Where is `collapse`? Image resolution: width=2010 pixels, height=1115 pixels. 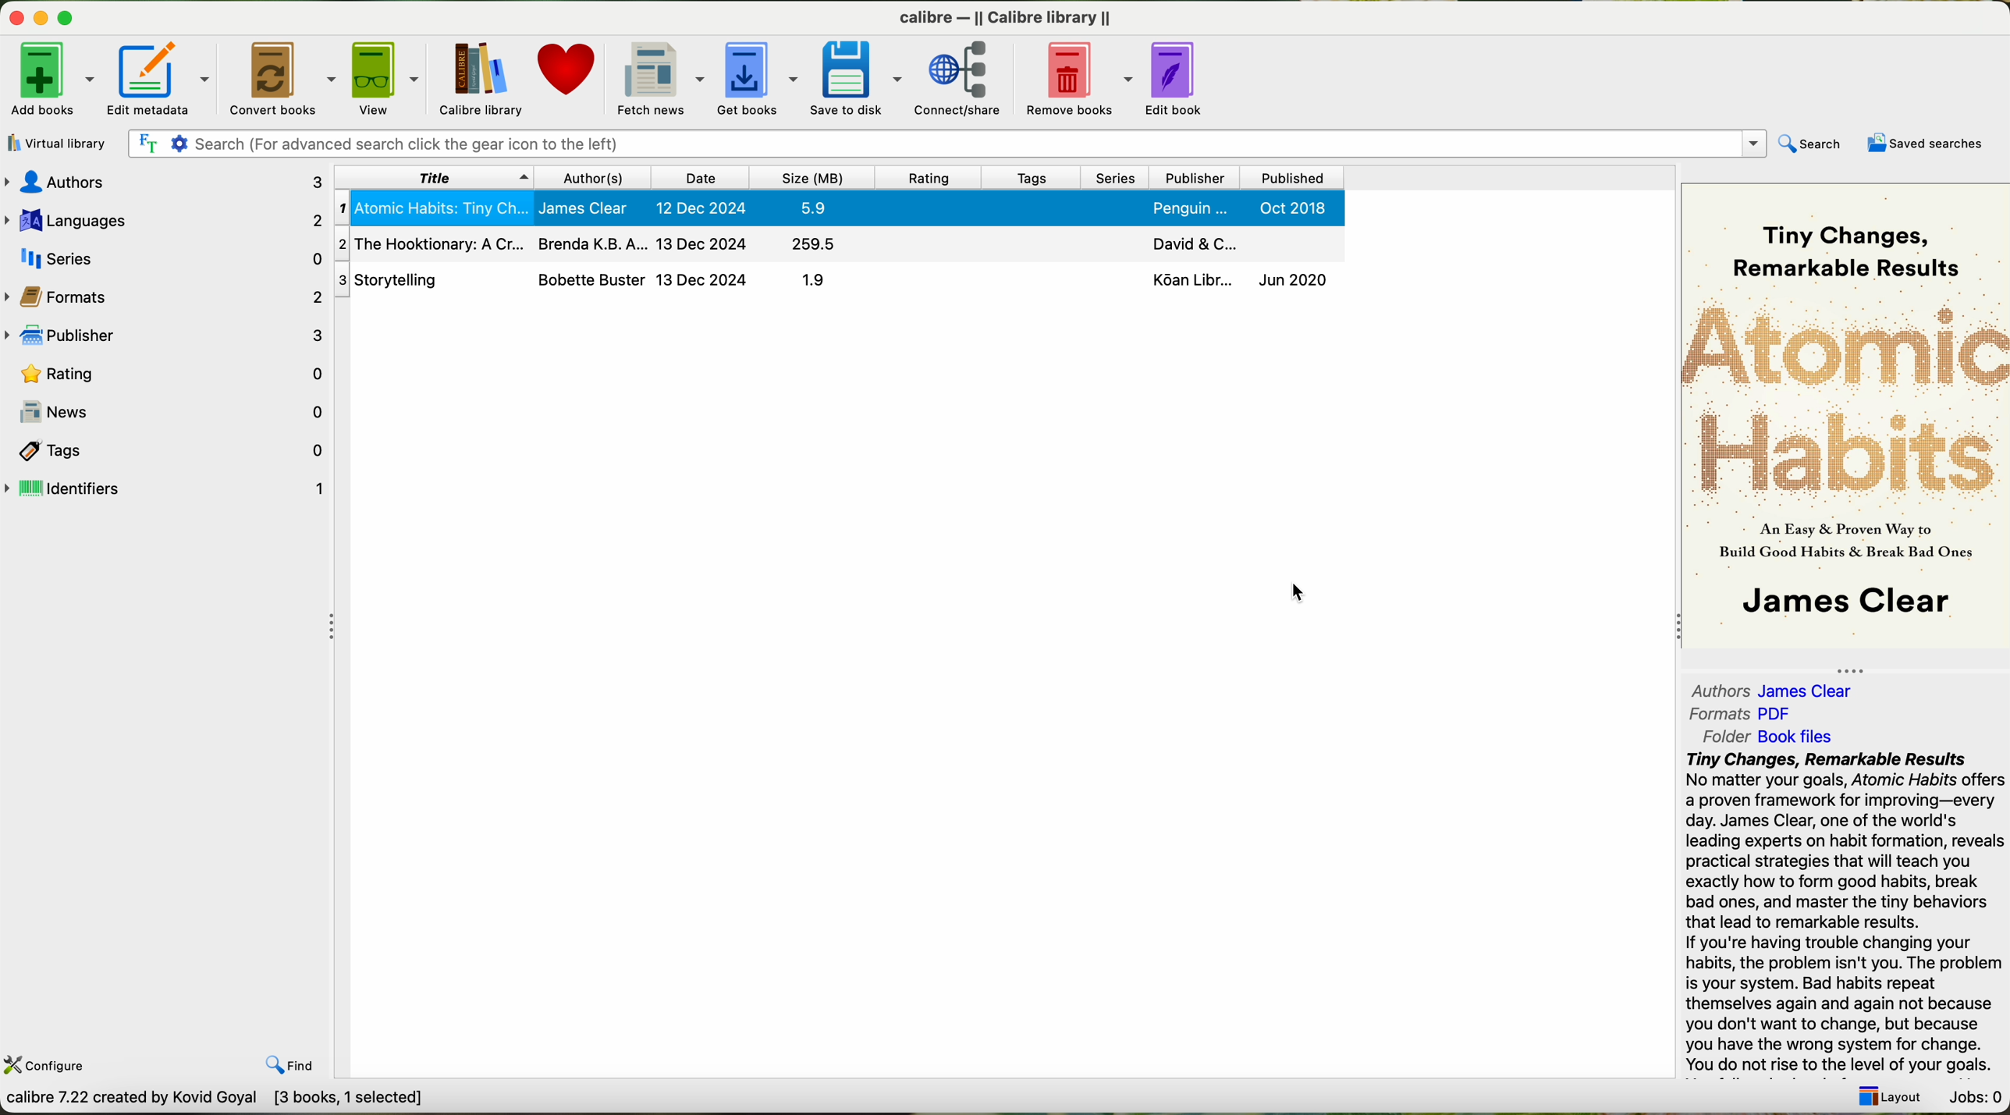
collapse is located at coordinates (1859, 666).